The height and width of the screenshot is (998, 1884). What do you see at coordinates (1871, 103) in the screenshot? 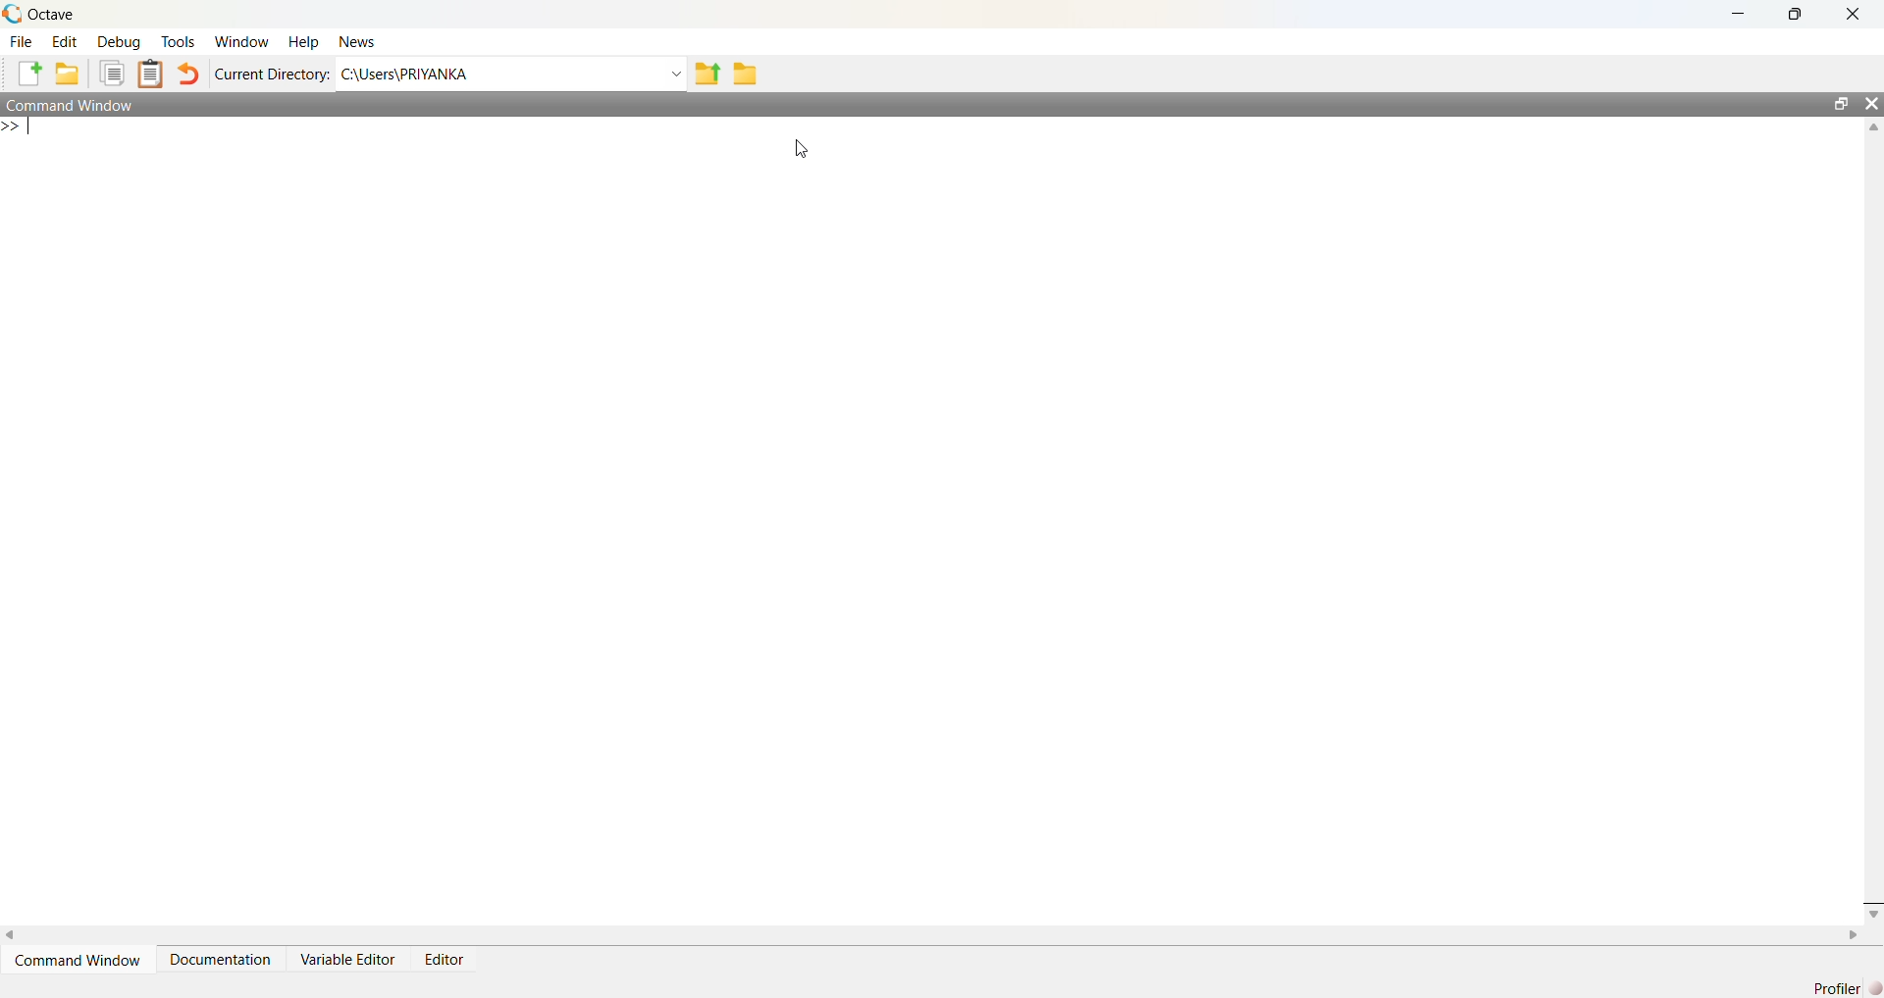
I see `close` at bounding box center [1871, 103].